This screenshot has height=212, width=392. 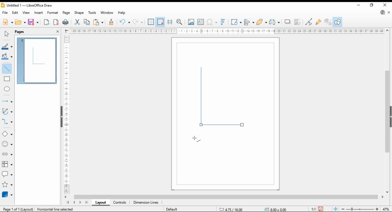 I want to click on callout shapes, so click(x=7, y=174).